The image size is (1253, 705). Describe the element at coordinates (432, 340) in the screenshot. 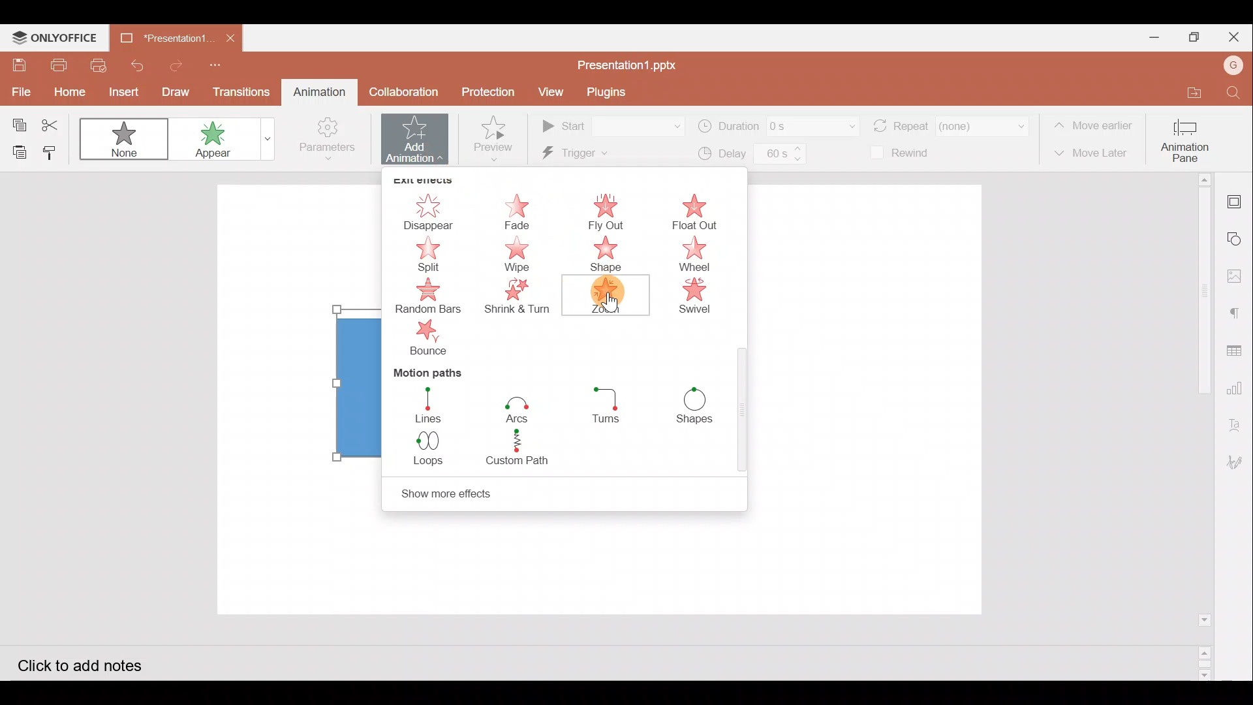

I see `Bounce` at that location.